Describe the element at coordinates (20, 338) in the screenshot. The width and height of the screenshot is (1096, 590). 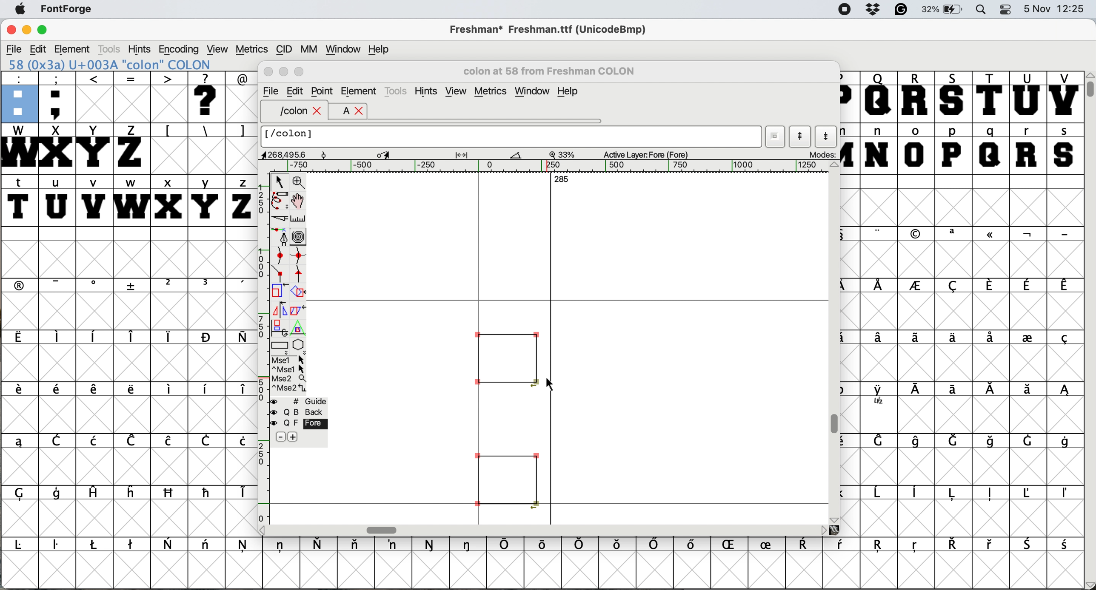
I see `symbol` at that location.